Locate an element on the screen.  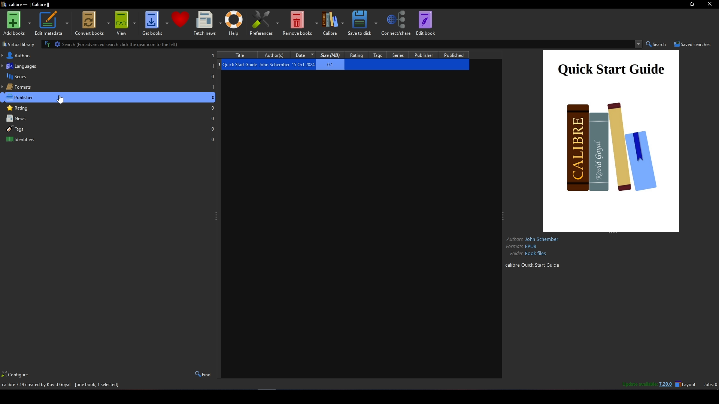
Add books is located at coordinates (17, 23).